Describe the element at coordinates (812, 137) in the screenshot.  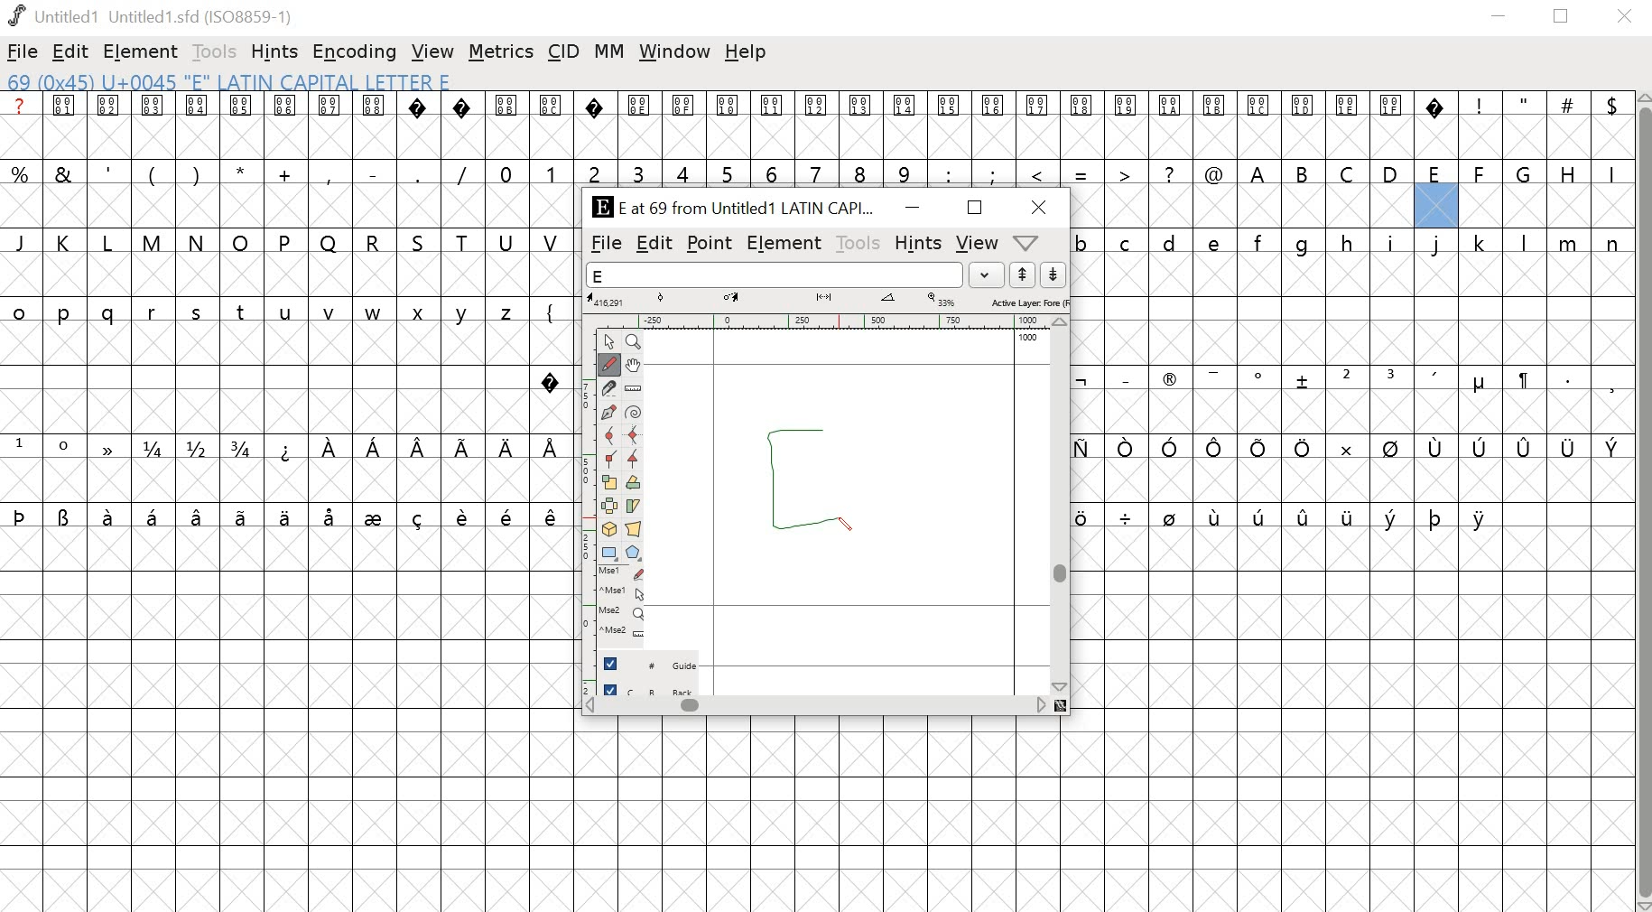
I see `empty cells` at that location.